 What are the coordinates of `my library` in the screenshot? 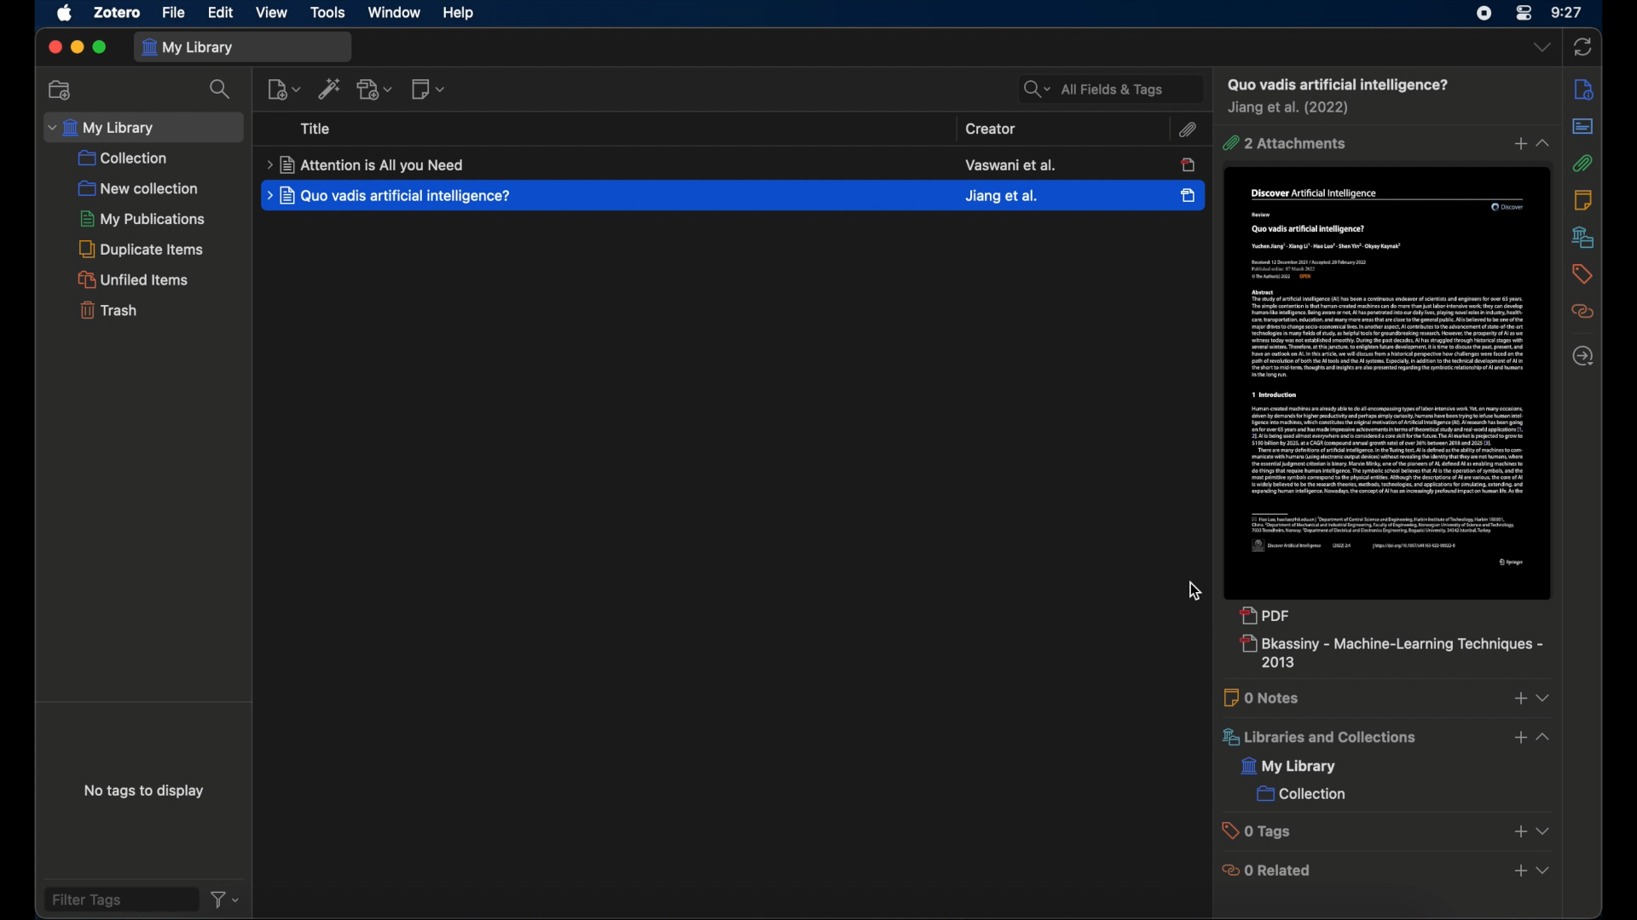 It's located at (1292, 766).